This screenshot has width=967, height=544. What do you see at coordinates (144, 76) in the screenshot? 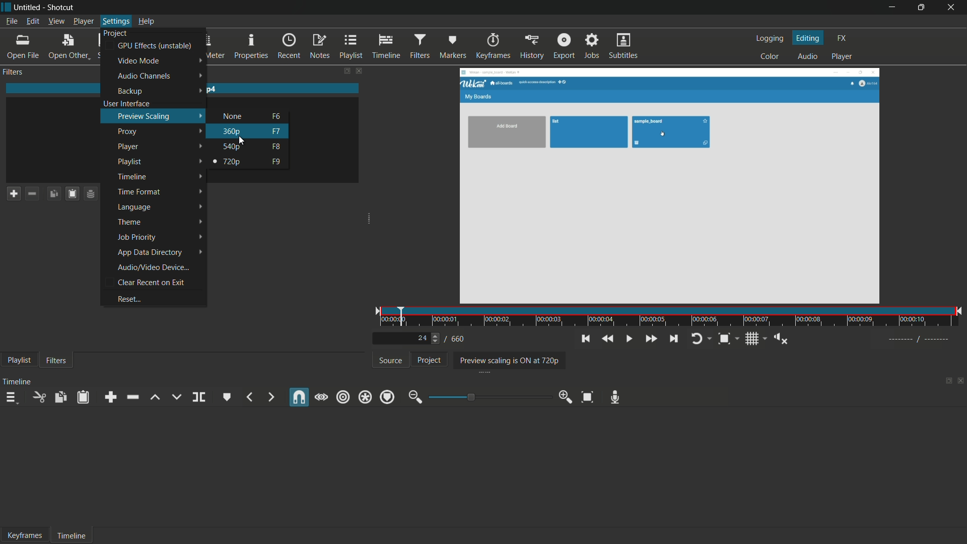
I see `audio channels` at bounding box center [144, 76].